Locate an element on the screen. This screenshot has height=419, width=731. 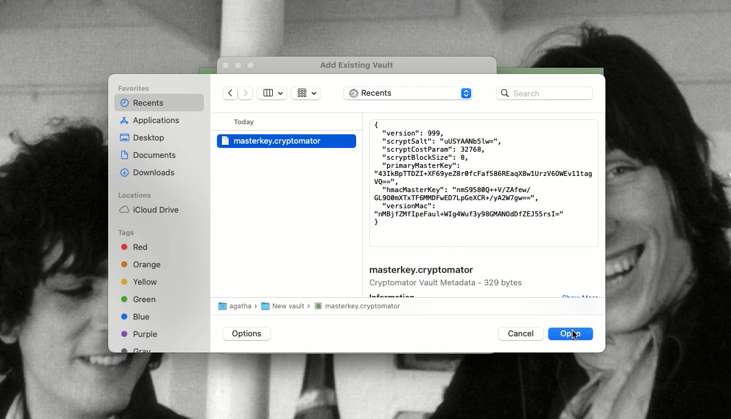
Today is located at coordinates (247, 122).